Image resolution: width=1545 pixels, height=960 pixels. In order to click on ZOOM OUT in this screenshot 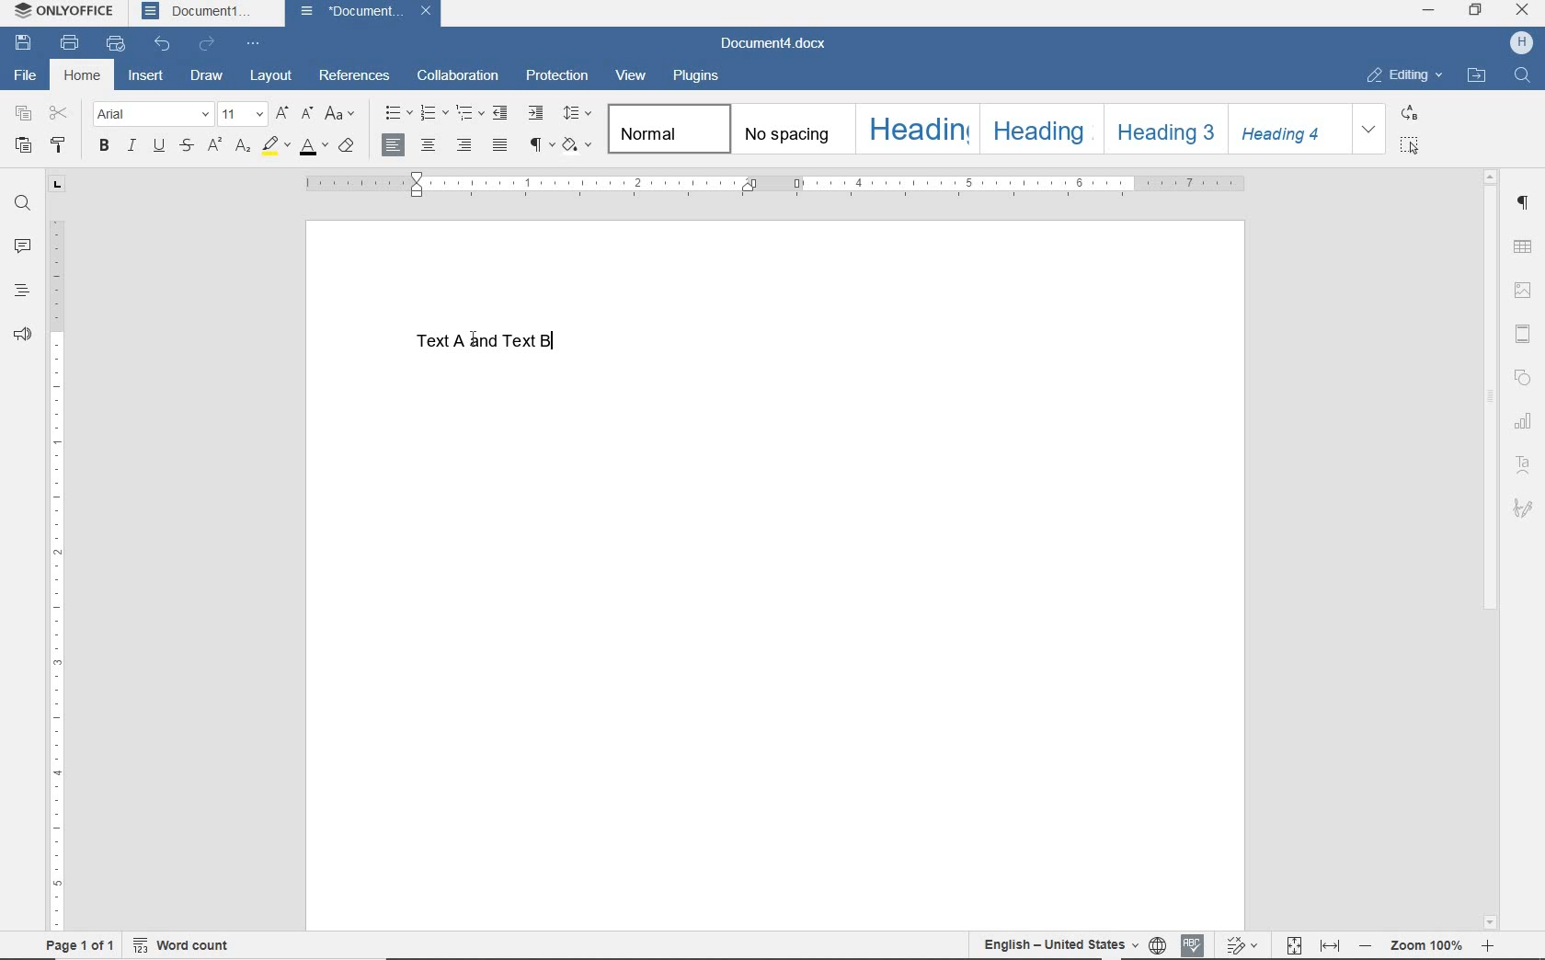, I will do `click(1426, 945)`.